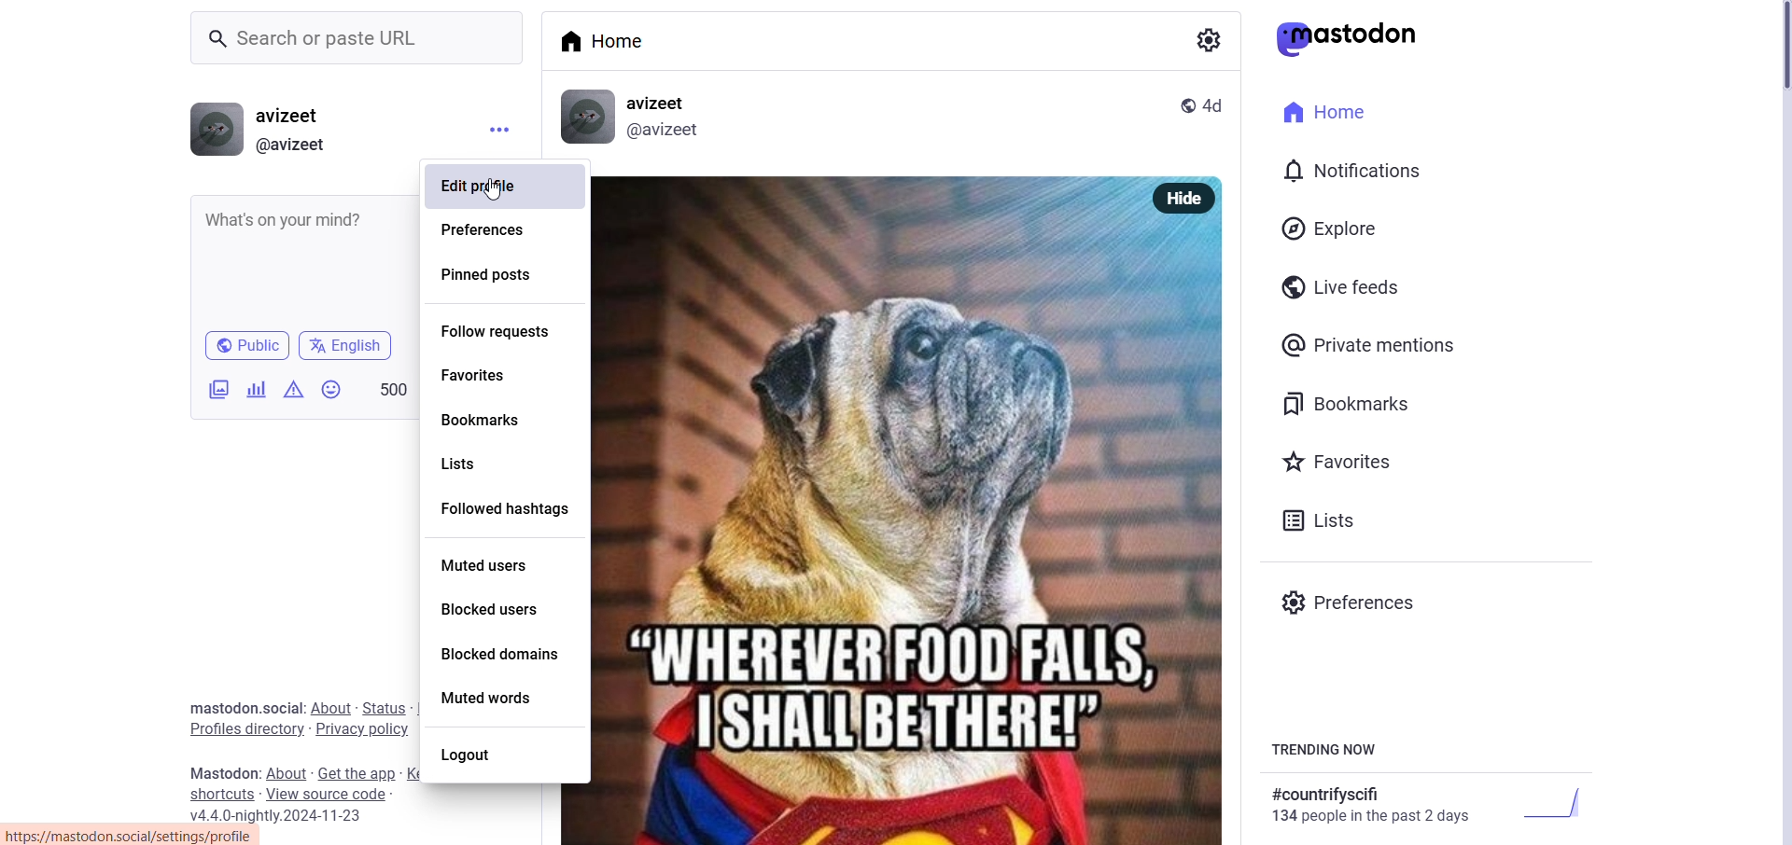 The height and width of the screenshot is (845, 1792). What do you see at coordinates (133, 837) in the screenshot?
I see `link` at bounding box center [133, 837].